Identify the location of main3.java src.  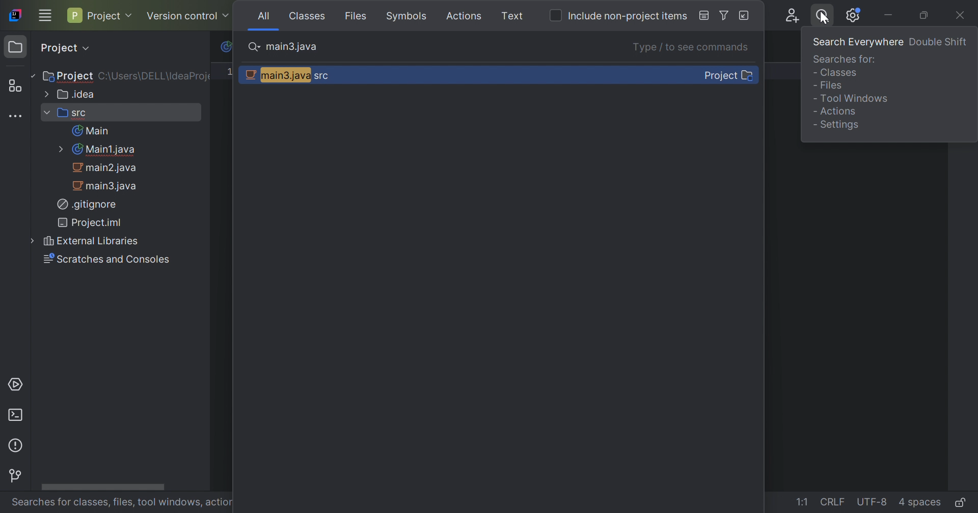
(289, 75).